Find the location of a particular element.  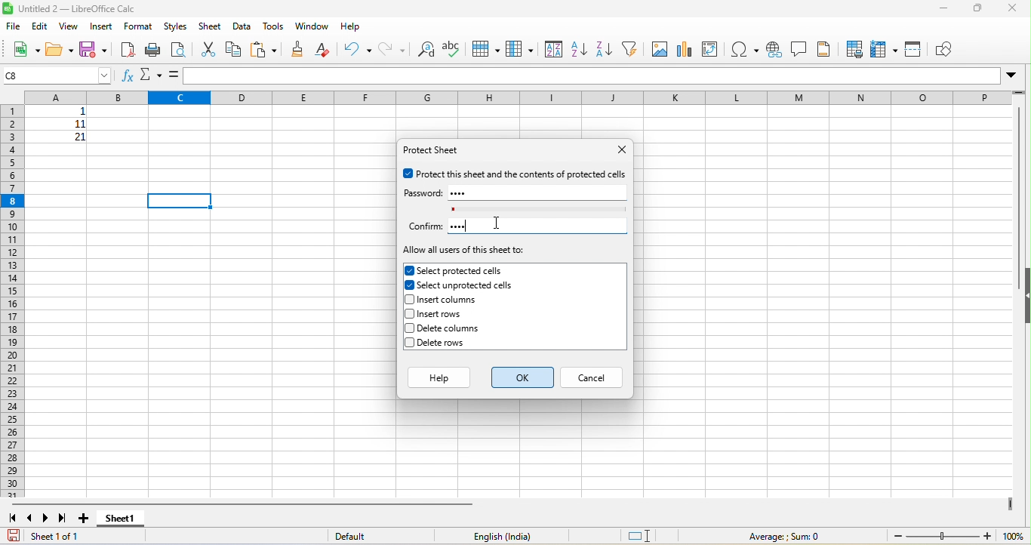

english is located at coordinates (512, 536).